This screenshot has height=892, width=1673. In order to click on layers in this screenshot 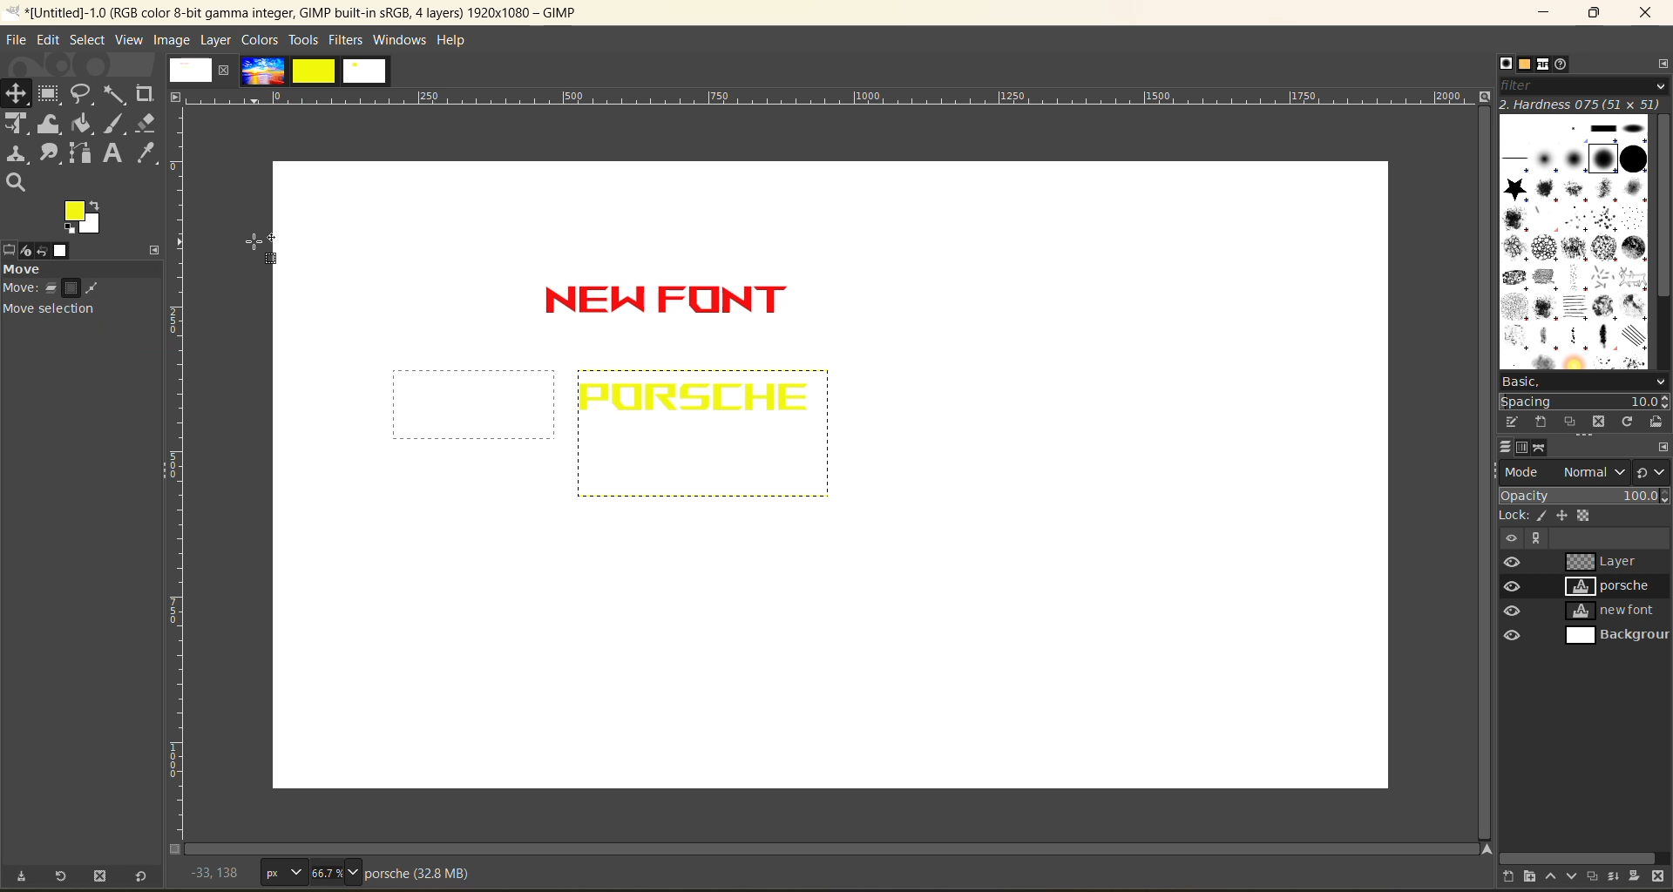, I will do `click(1498, 449)`.